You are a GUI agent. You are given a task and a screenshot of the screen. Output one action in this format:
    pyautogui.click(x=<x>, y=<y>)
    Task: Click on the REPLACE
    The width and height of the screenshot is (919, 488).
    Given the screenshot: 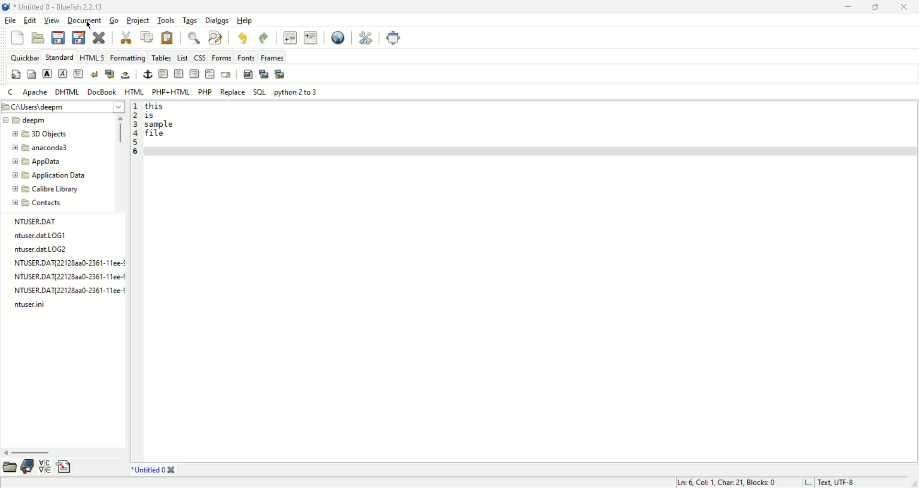 What is the action you would take?
    pyautogui.click(x=233, y=92)
    